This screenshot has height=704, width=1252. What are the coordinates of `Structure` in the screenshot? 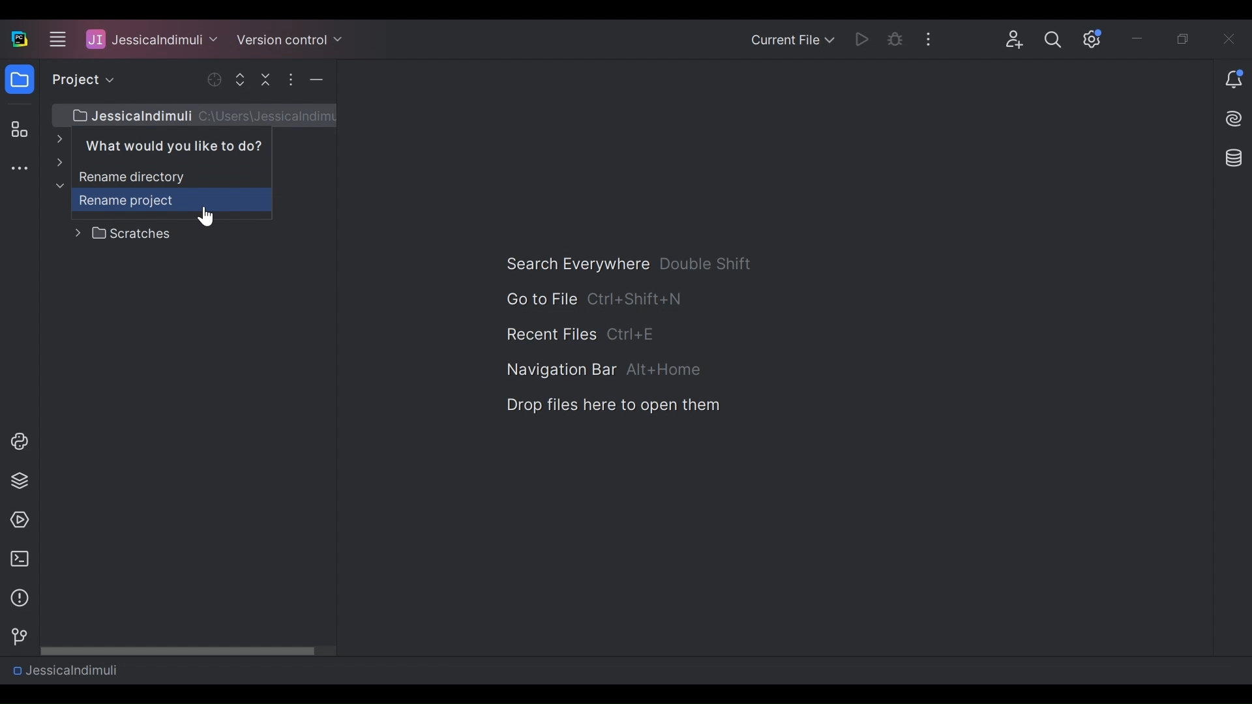 It's located at (17, 130).